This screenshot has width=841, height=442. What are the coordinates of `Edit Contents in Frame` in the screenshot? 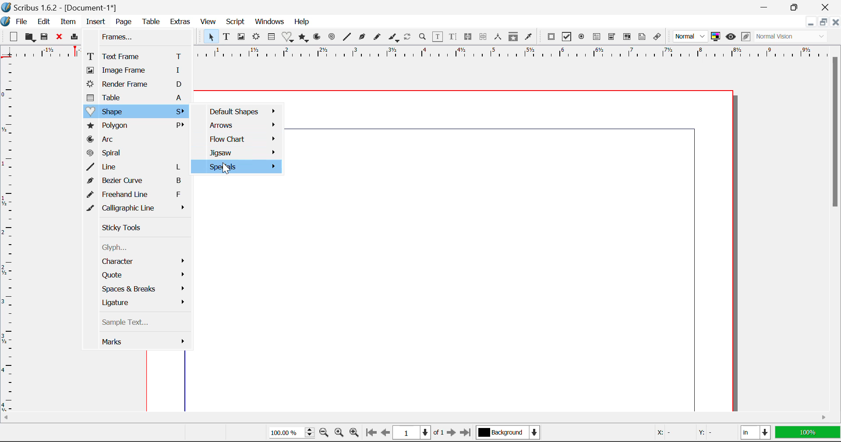 It's located at (438, 37).